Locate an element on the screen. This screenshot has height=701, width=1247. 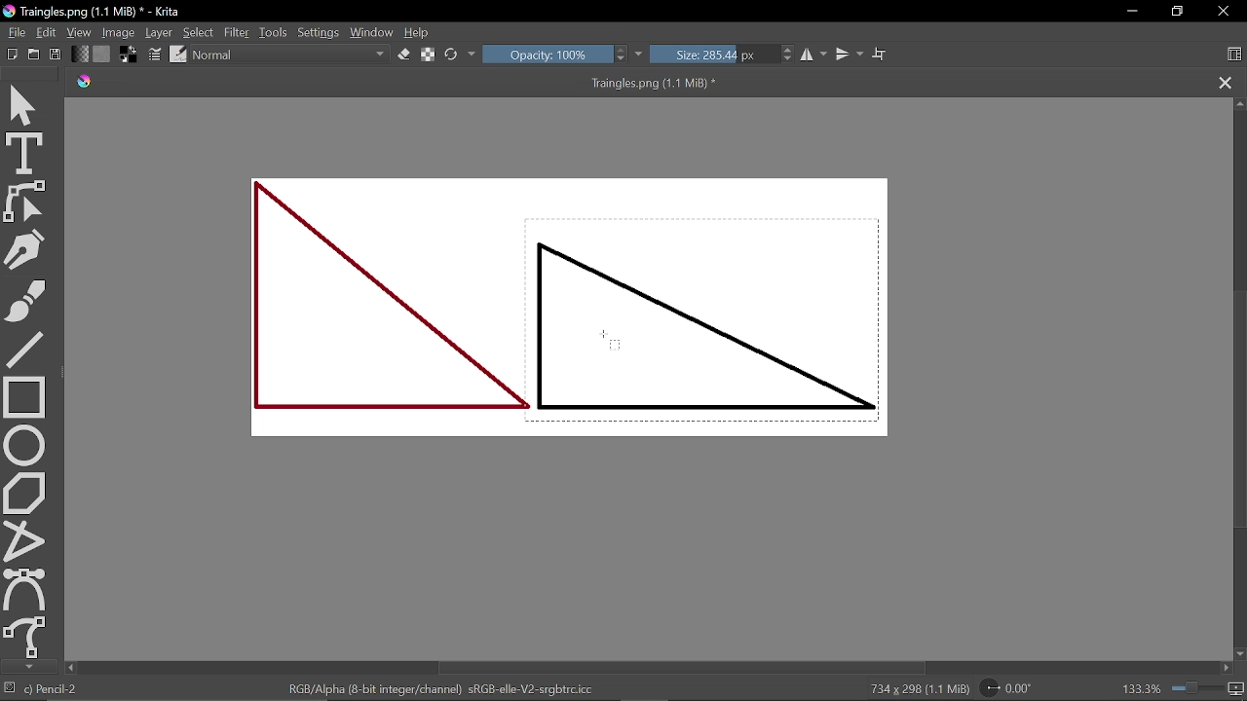
Layer is located at coordinates (160, 32).